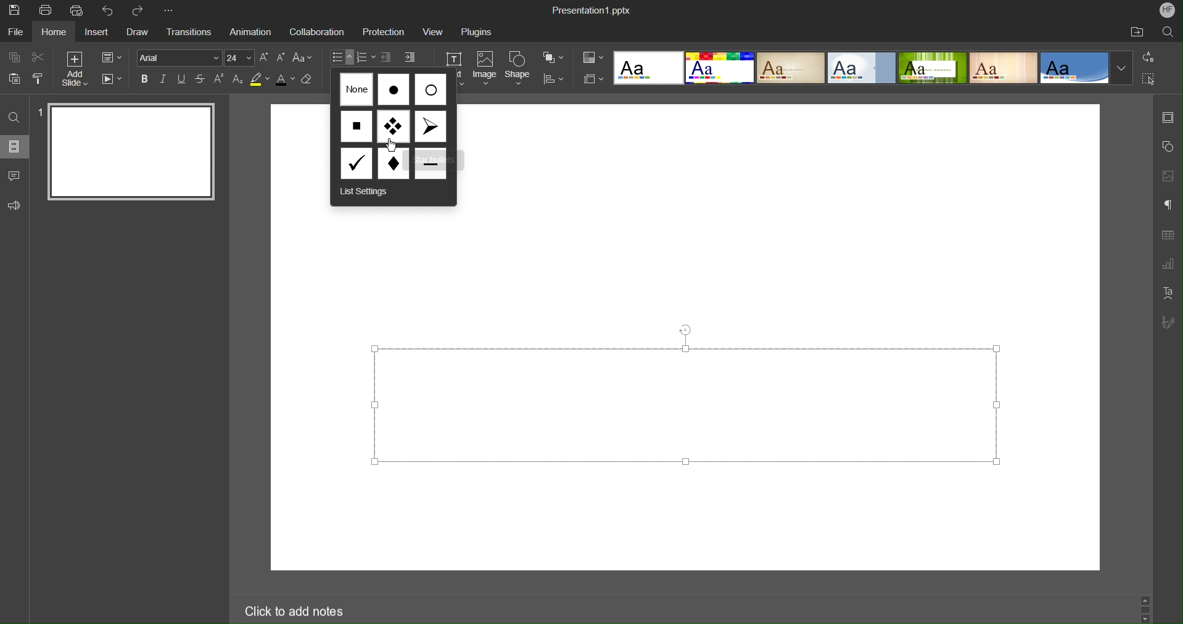 The height and width of the screenshot is (624, 1183). Describe the element at coordinates (554, 79) in the screenshot. I see `Distribute` at that location.